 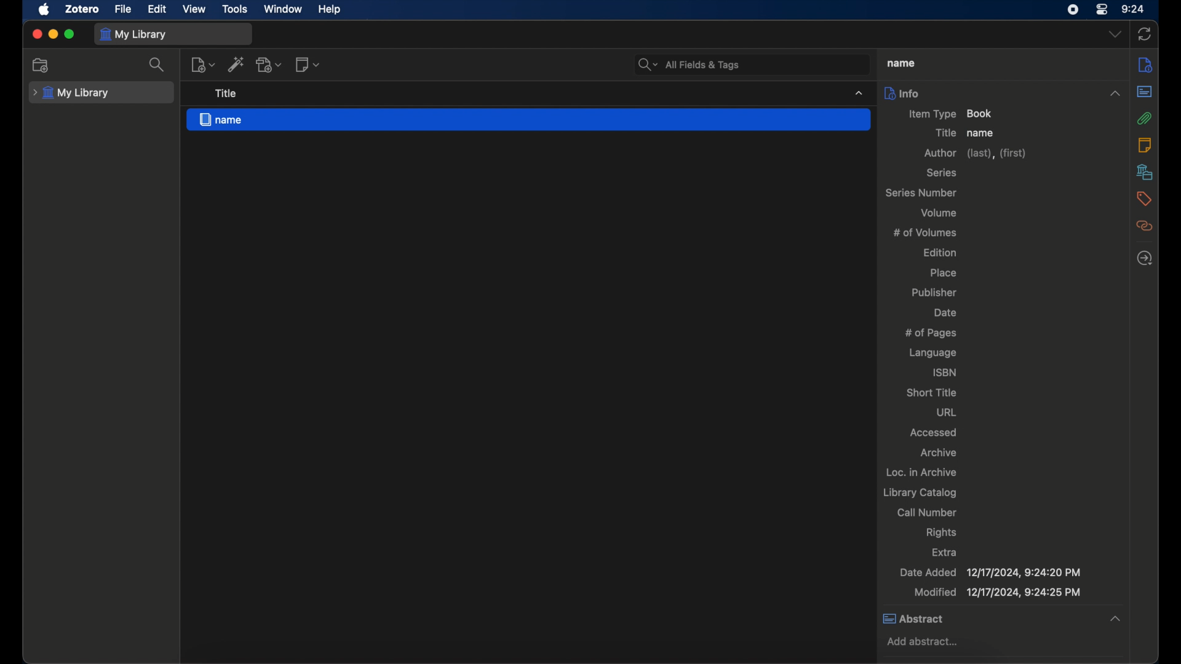 I want to click on loc. in archive, so click(x=923, y=472).